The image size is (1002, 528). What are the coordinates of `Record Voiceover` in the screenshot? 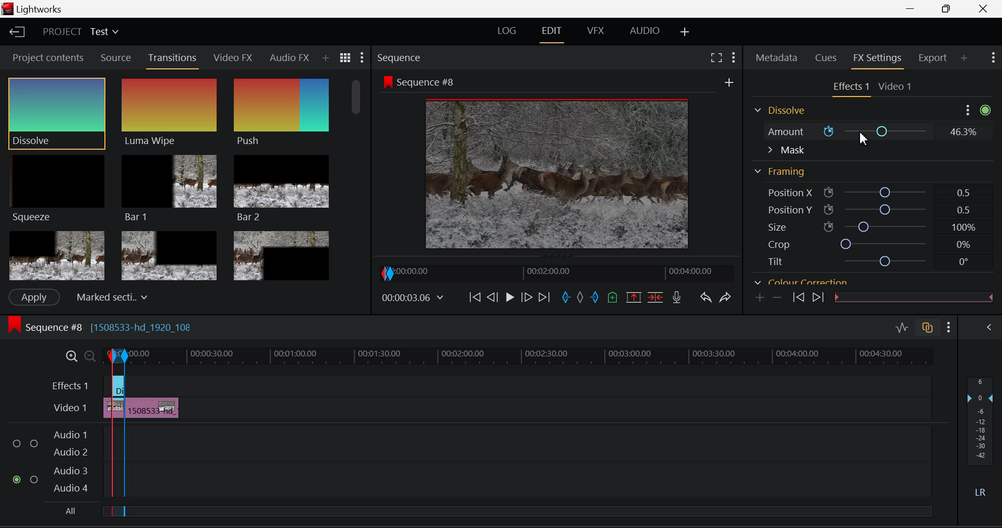 It's located at (677, 297).